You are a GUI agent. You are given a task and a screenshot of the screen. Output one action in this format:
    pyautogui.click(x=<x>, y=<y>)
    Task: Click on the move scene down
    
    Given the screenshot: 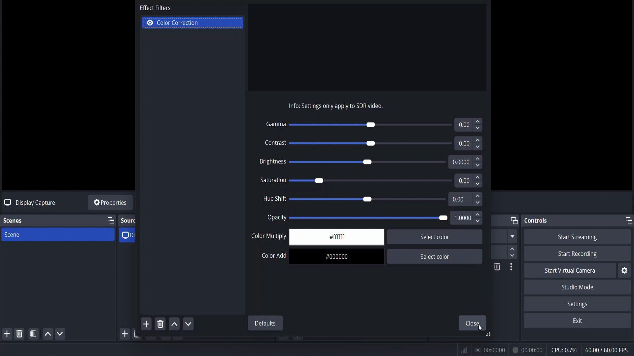 What is the action you would take?
    pyautogui.click(x=60, y=335)
    